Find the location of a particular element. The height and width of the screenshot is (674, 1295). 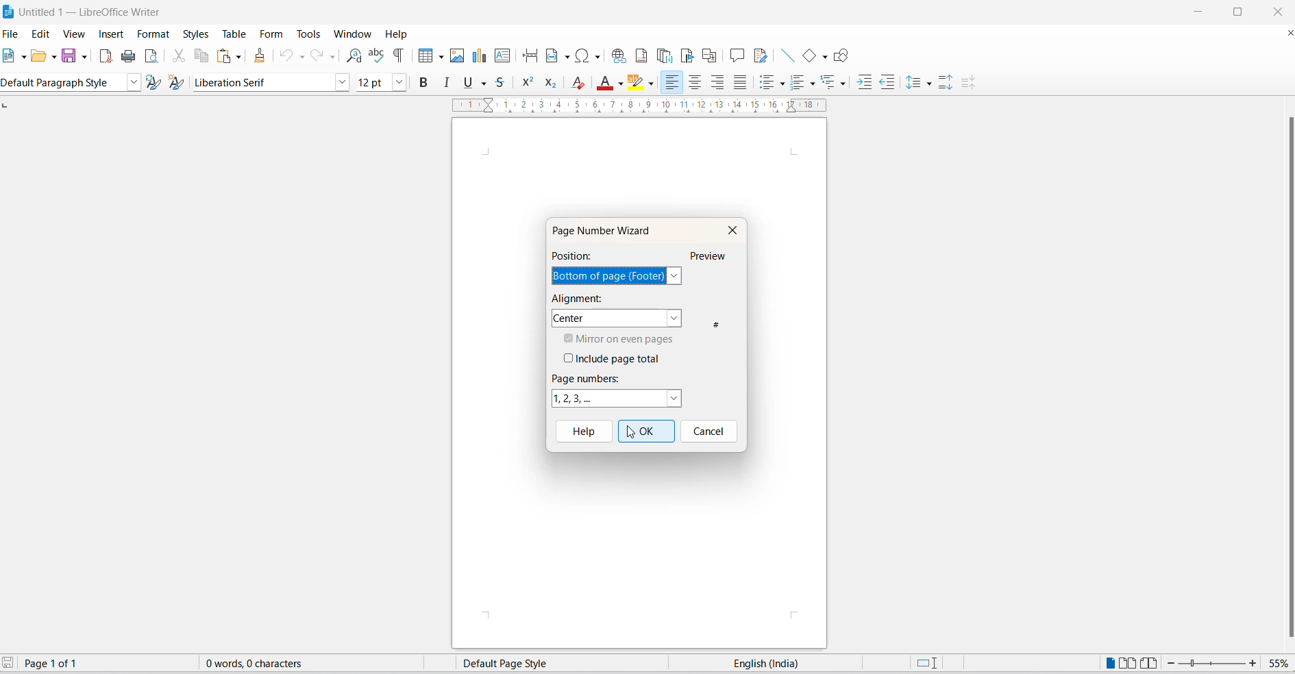

underline options is located at coordinates (484, 84).